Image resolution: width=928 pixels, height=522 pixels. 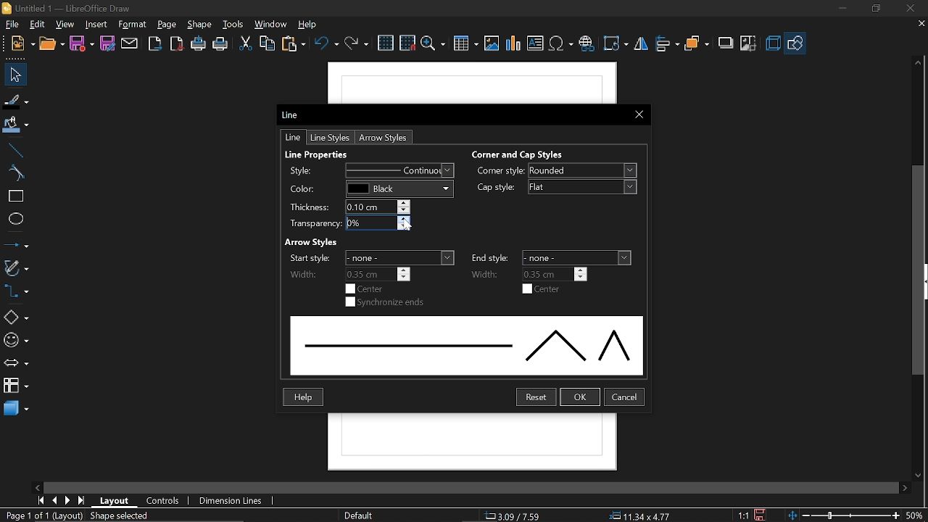 I want to click on help, so click(x=307, y=24).